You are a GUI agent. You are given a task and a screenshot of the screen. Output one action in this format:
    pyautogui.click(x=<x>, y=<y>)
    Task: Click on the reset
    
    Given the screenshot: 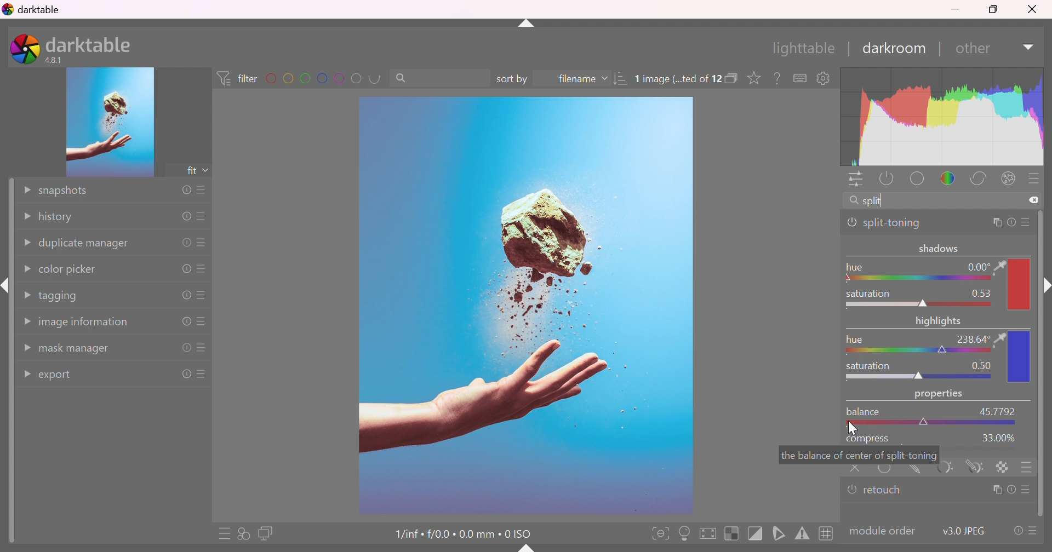 What is the action you would take?
    pyautogui.click(x=1017, y=531)
    